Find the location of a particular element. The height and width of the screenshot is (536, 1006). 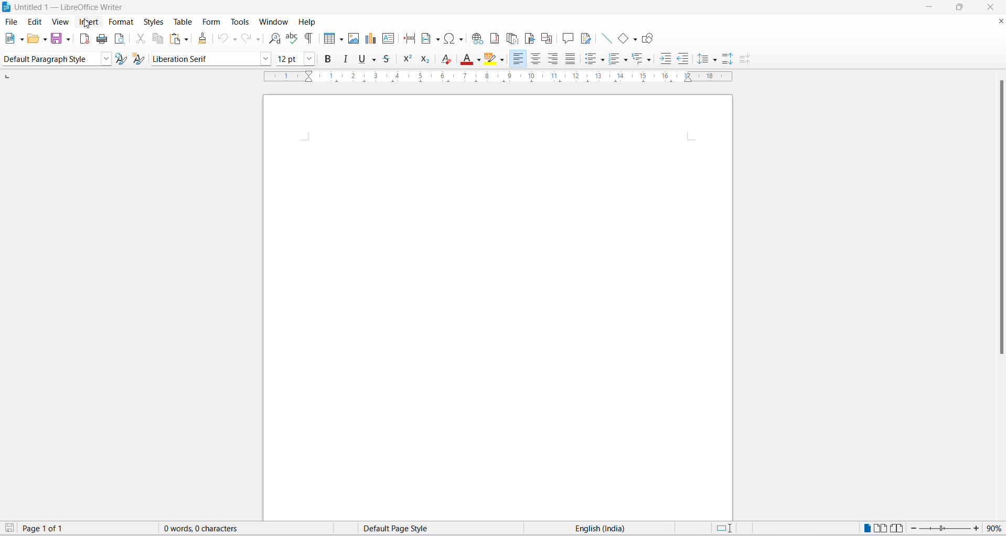

table grid is located at coordinates (341, 39).